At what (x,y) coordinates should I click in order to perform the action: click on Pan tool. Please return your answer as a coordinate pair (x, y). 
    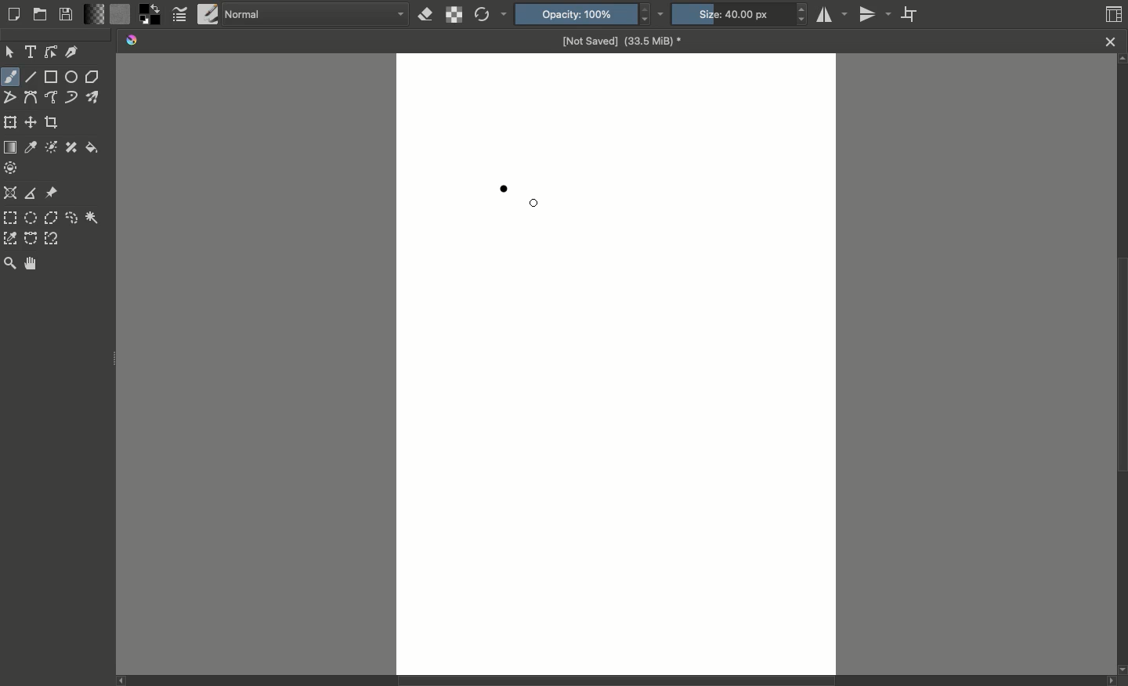
    Looking at the image, I should click on (31, 263).